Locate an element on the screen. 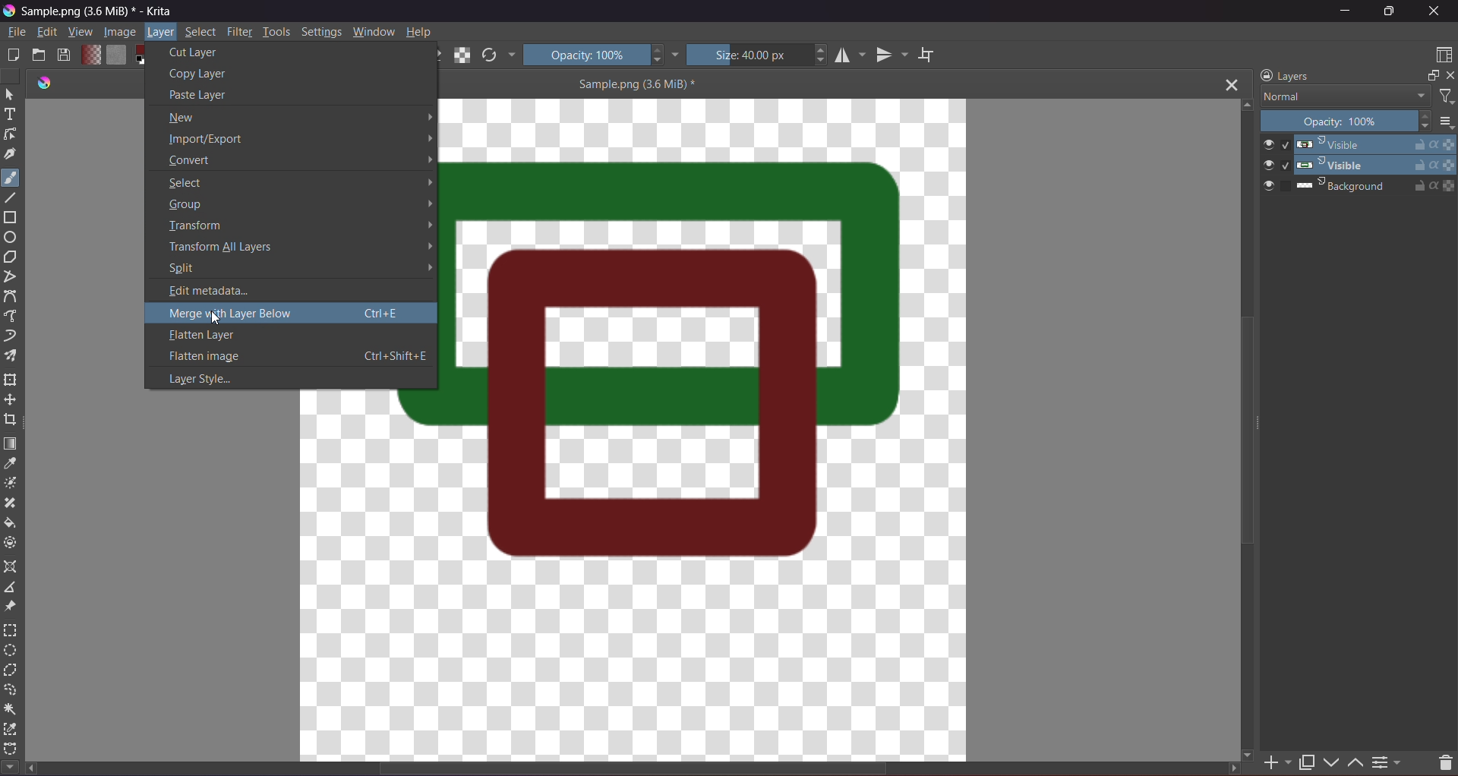 This screenshot has width=1458, height=776. Freehand Brush is located at coordinates (11, 175).